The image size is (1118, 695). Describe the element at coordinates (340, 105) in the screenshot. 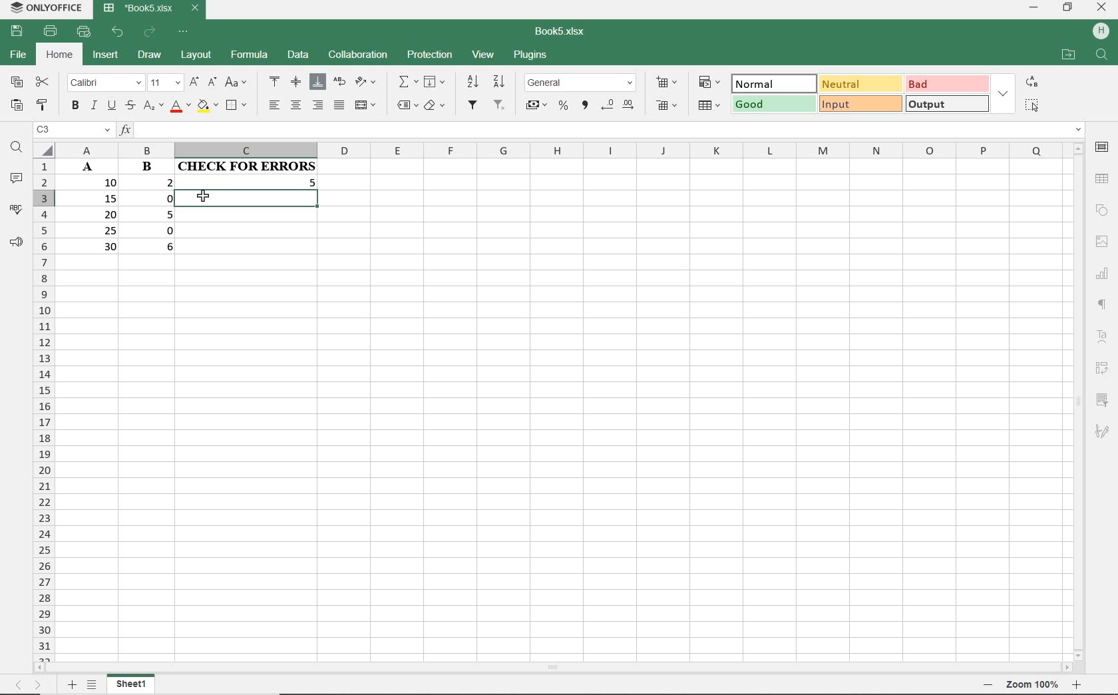

I see `JUSTIFIED` at that location.